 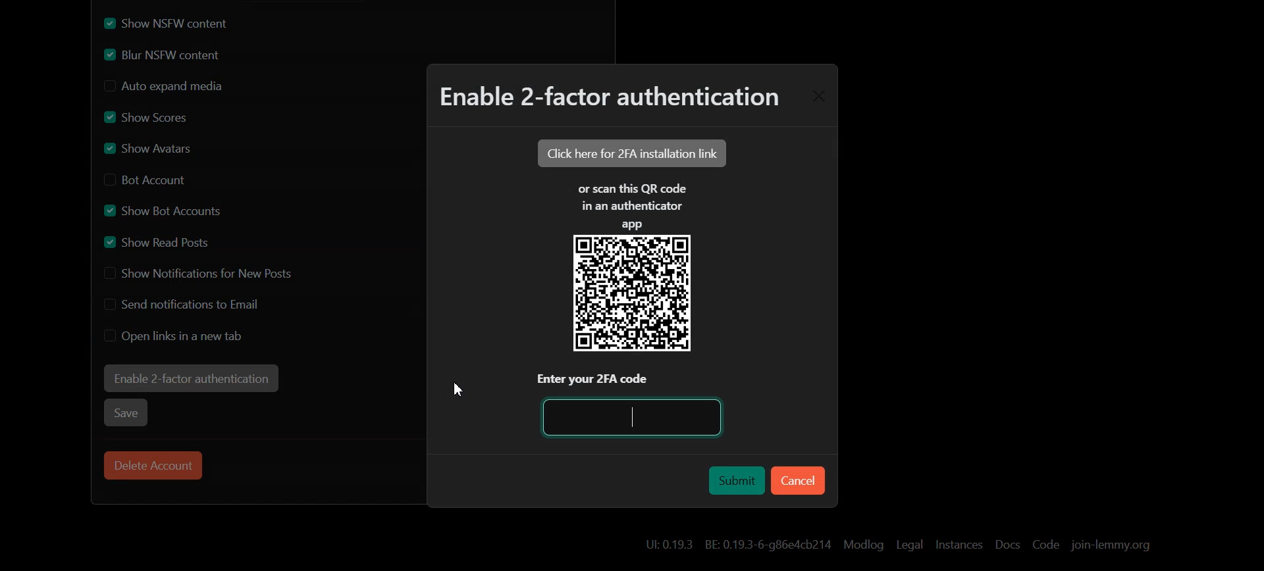 What do you see at coordinates (959, 545) in the screenshot?
I see `Instances` at bounding box center [959, 545].